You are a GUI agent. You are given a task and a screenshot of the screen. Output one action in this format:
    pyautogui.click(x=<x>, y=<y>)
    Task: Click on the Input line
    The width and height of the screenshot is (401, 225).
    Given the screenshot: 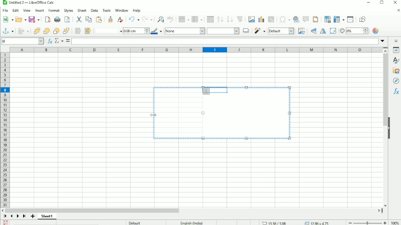 What is the action you would take?
    pyautogui.click(x=225, y=41)
    